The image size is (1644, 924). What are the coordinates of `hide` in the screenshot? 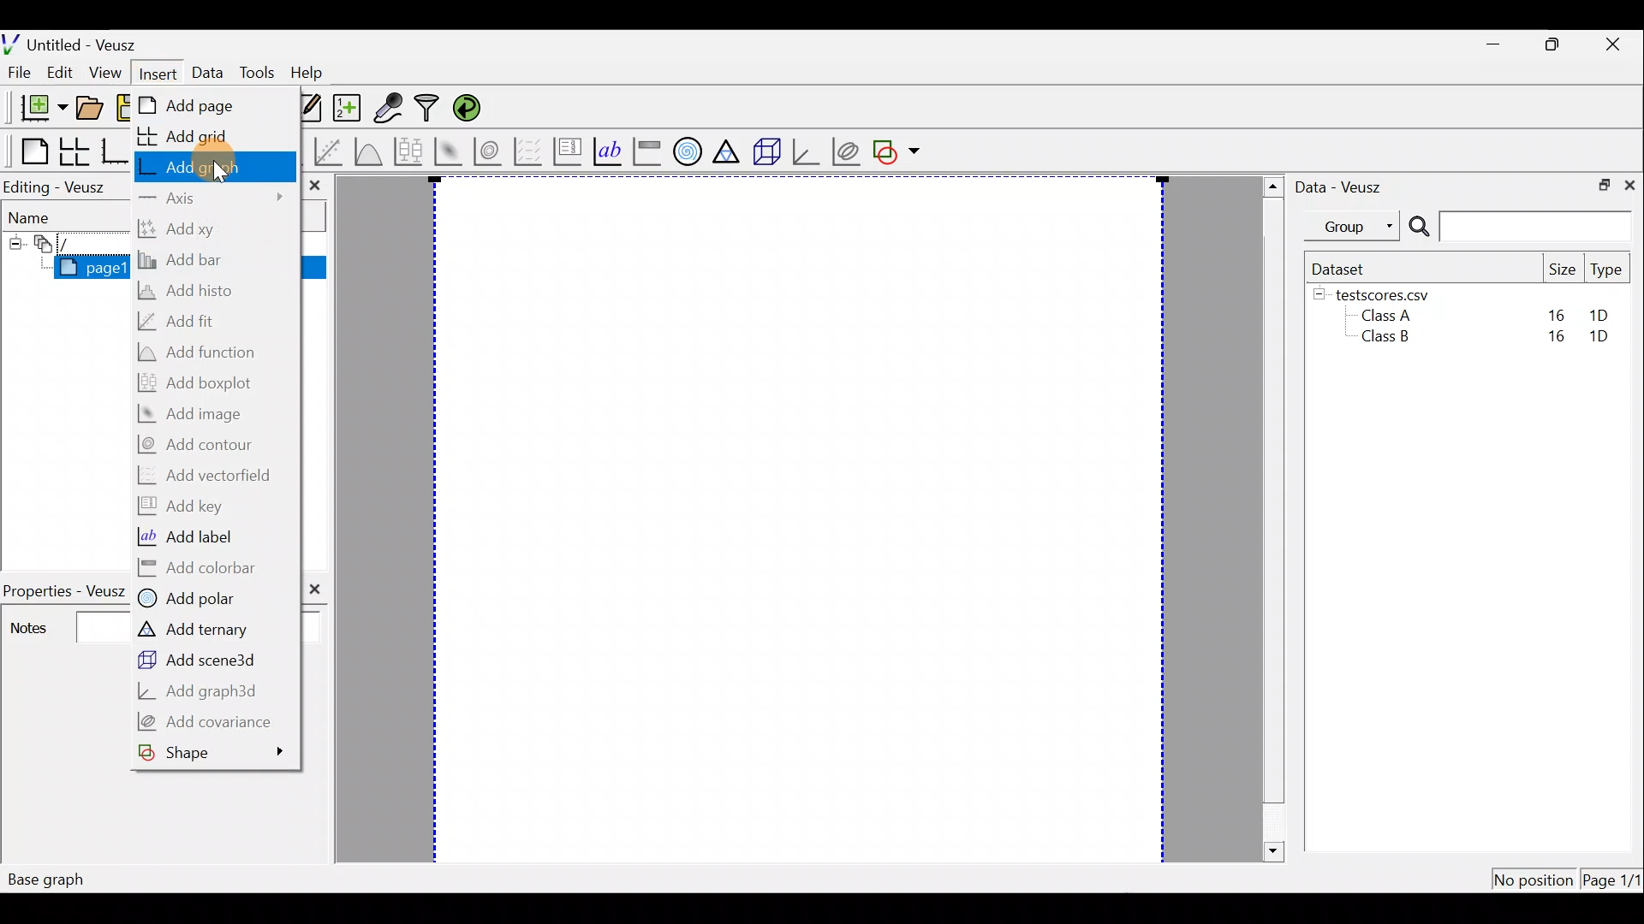 It's located at (15, 244).